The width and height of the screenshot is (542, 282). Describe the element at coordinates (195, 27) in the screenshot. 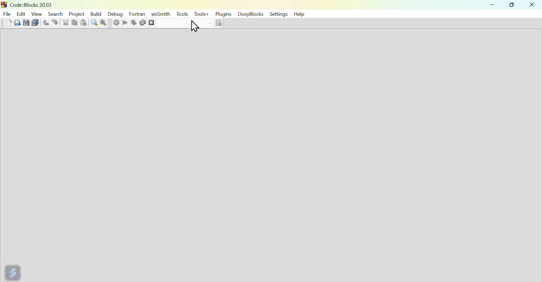

I see `Cursor` at that location.